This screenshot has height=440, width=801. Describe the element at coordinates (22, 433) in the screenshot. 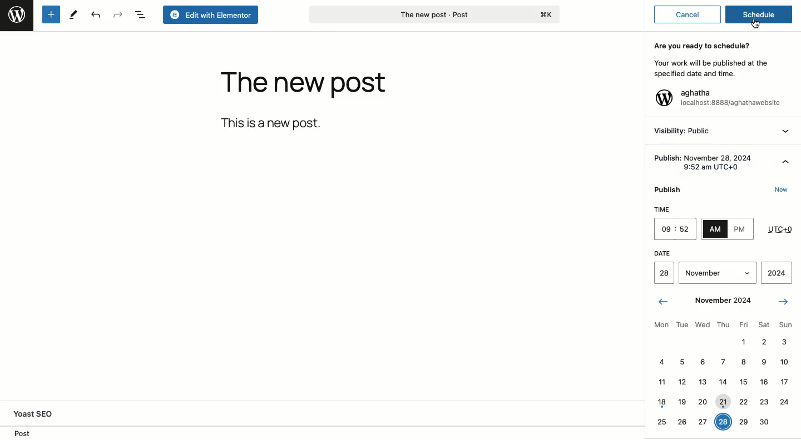

I see `Post` at that location.